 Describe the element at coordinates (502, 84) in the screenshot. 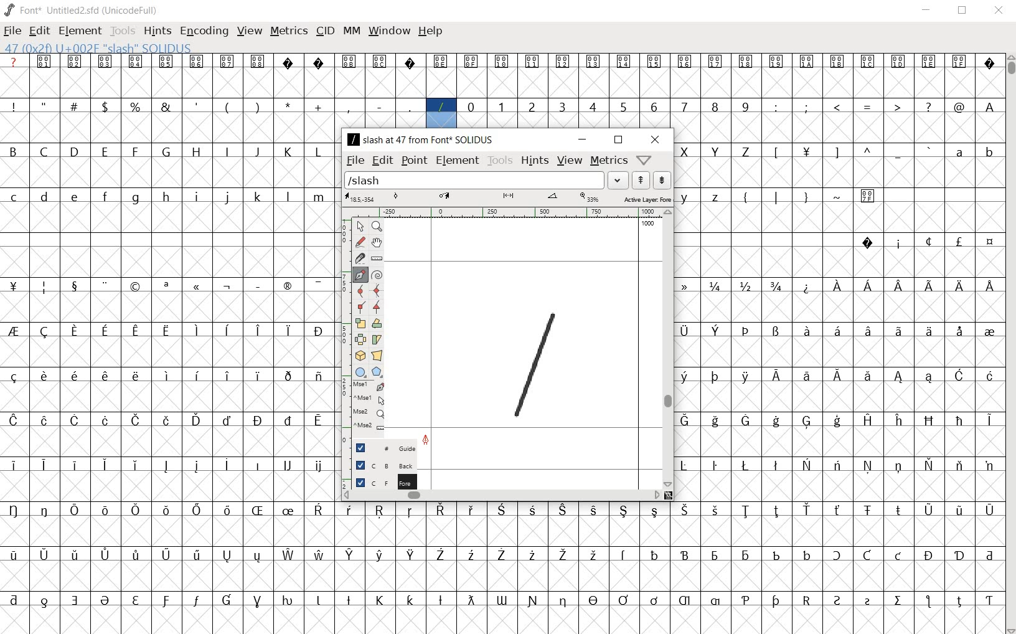

I see `empty cells` at that location.